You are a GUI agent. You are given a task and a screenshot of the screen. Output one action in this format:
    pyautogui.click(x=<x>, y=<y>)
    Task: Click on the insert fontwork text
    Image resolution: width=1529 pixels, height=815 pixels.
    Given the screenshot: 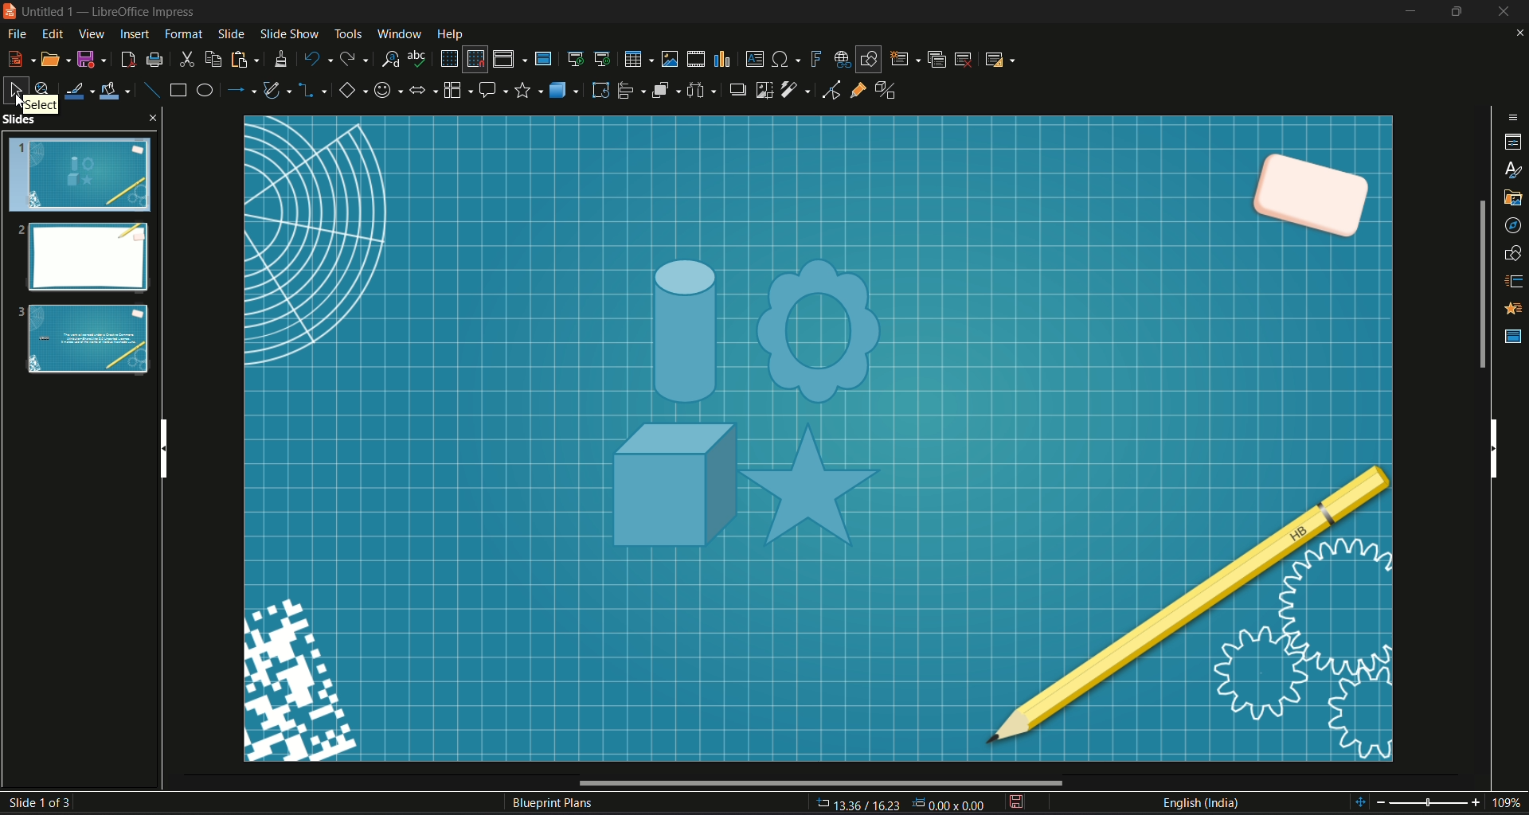 What is the action you would take?
    pyautogui.click(x=815, y=57)
    